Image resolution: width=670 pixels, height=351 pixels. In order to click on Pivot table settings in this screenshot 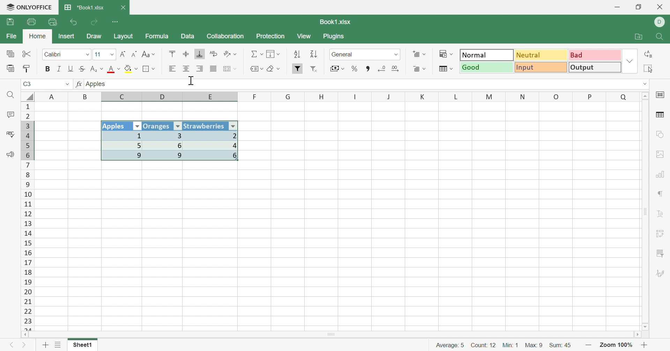, I will do `click(663, 232)`.